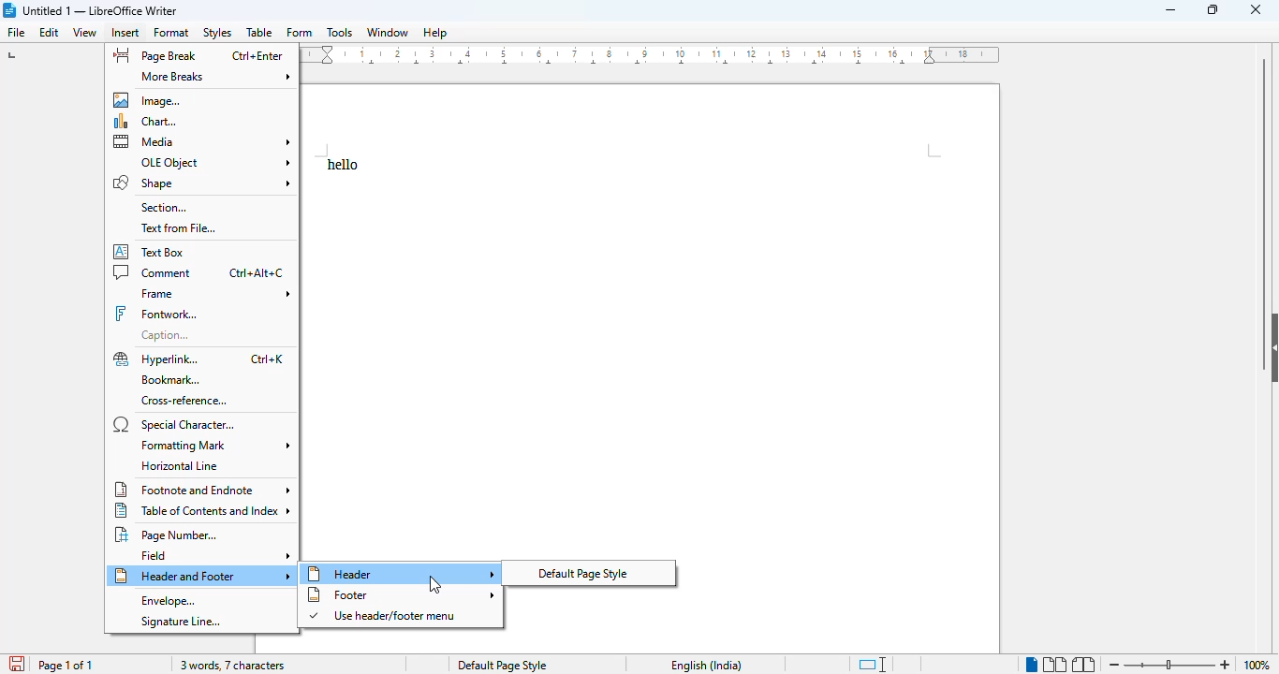 Image resolution: width=1279 pixels, height=674 pixels. Describe the element at coordinates (343, 165) in the screenshot. I see `text` at that location.